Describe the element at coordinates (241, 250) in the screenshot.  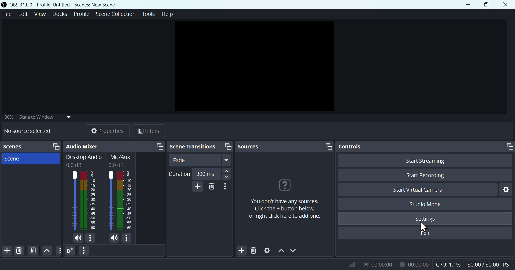
I see `Add` at that location.